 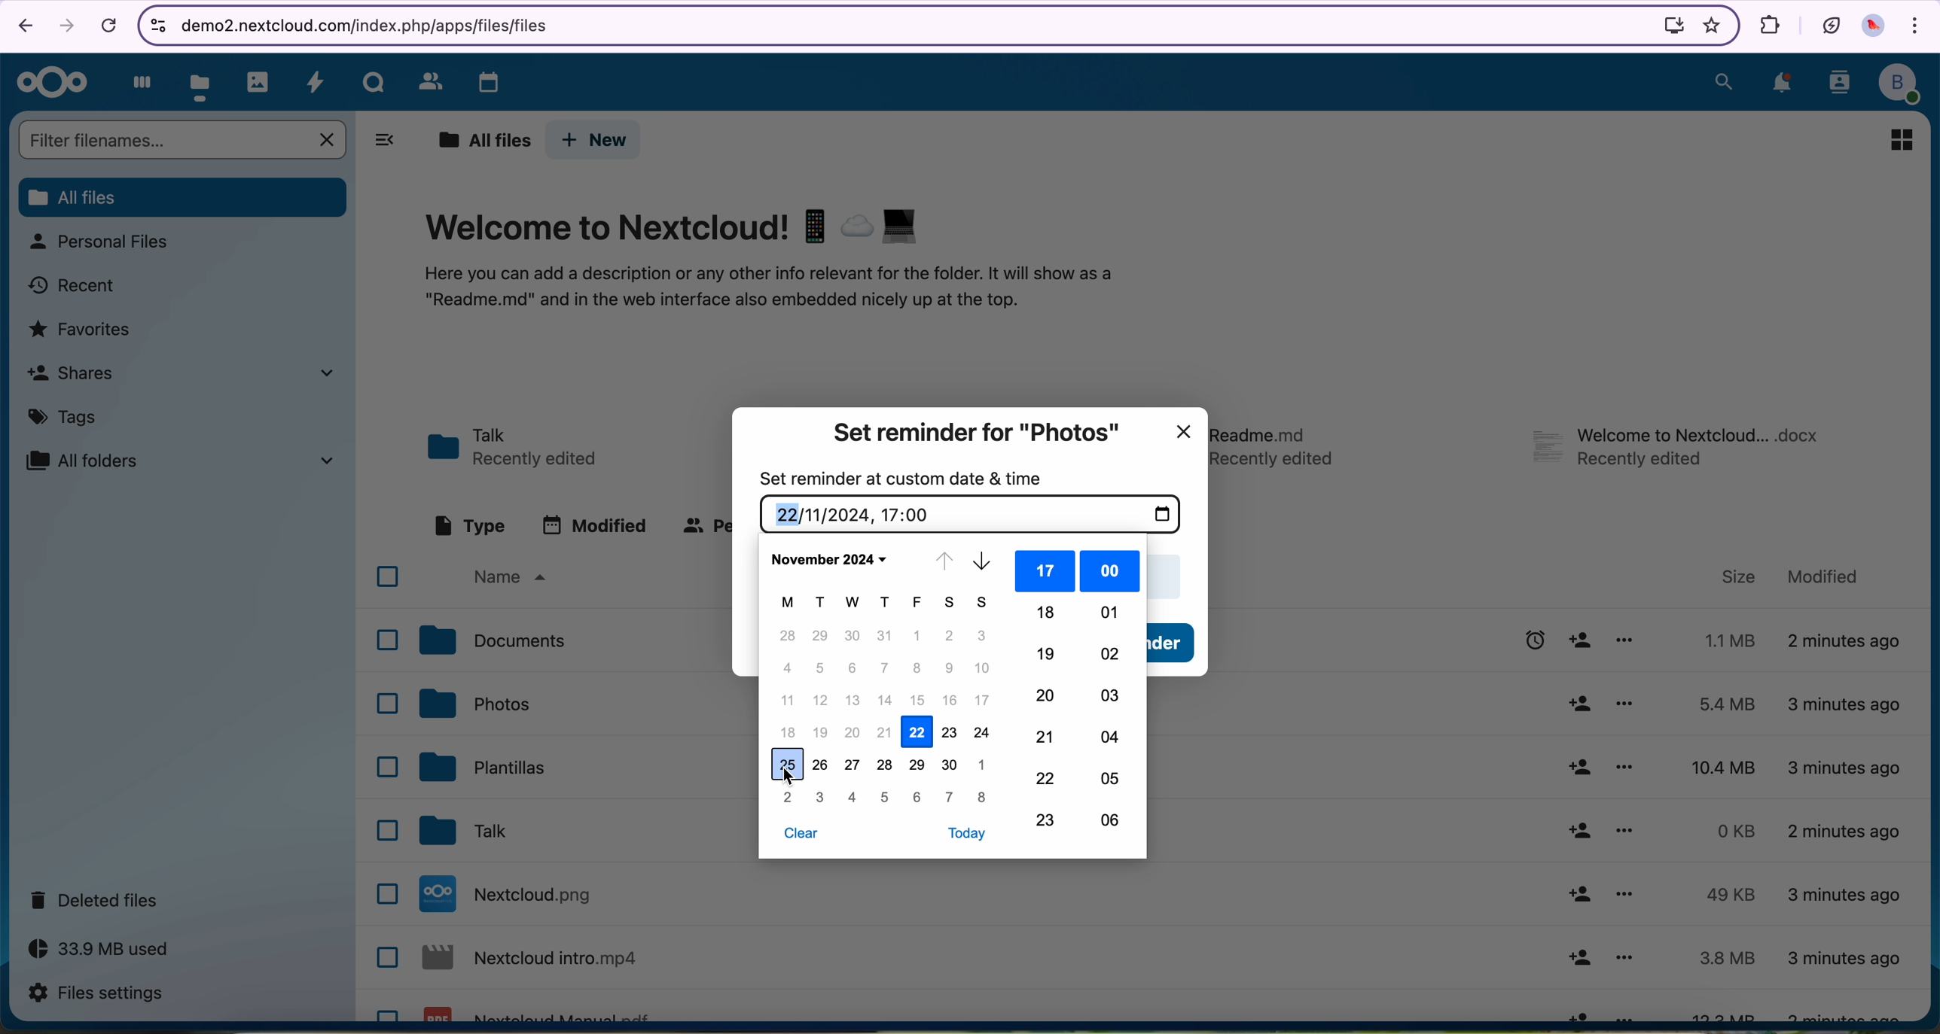 What do you see at coordinates (821, 764) in the screenshot?
I see `26` at bounding box center [821, 764].